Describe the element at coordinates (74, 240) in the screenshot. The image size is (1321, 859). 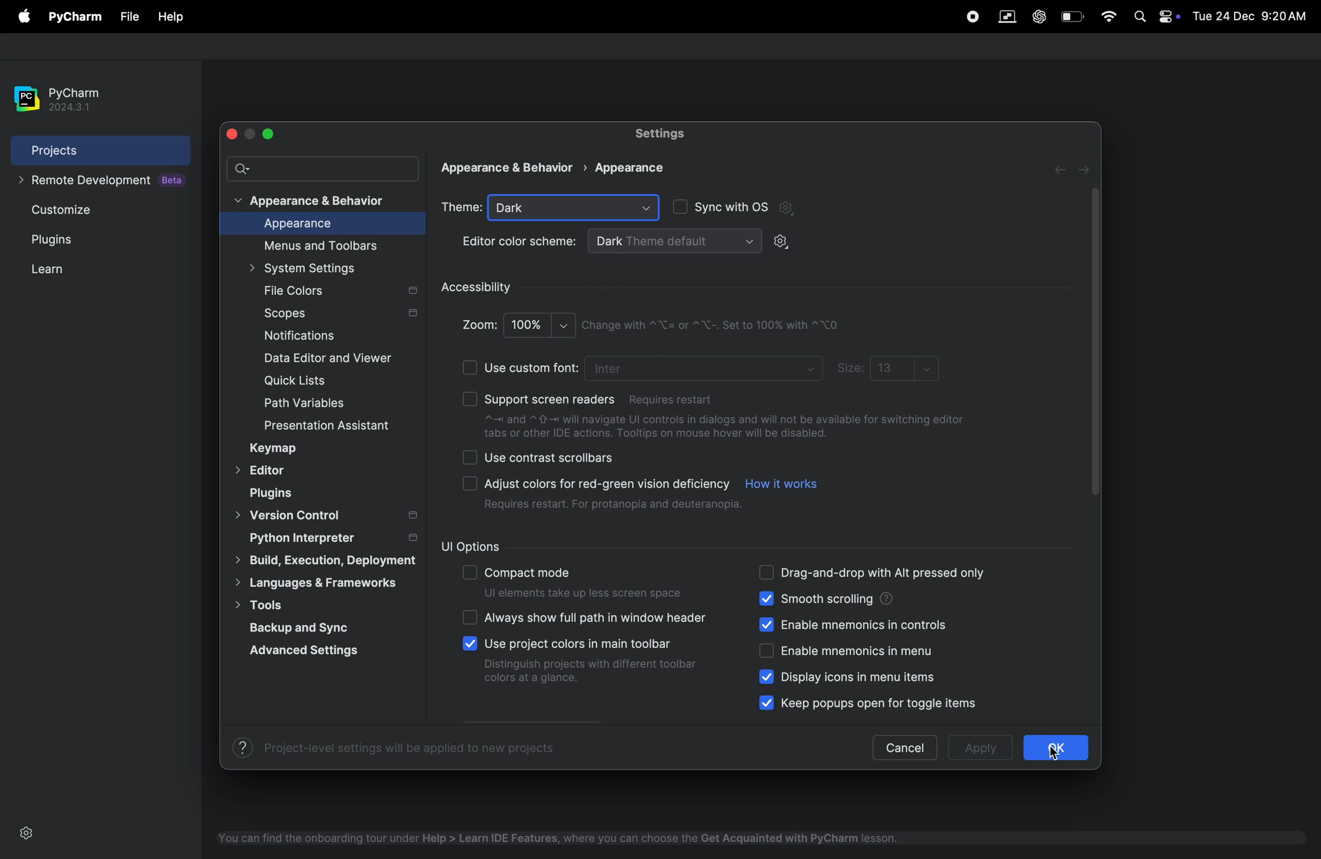
I see `plugins` at that location.